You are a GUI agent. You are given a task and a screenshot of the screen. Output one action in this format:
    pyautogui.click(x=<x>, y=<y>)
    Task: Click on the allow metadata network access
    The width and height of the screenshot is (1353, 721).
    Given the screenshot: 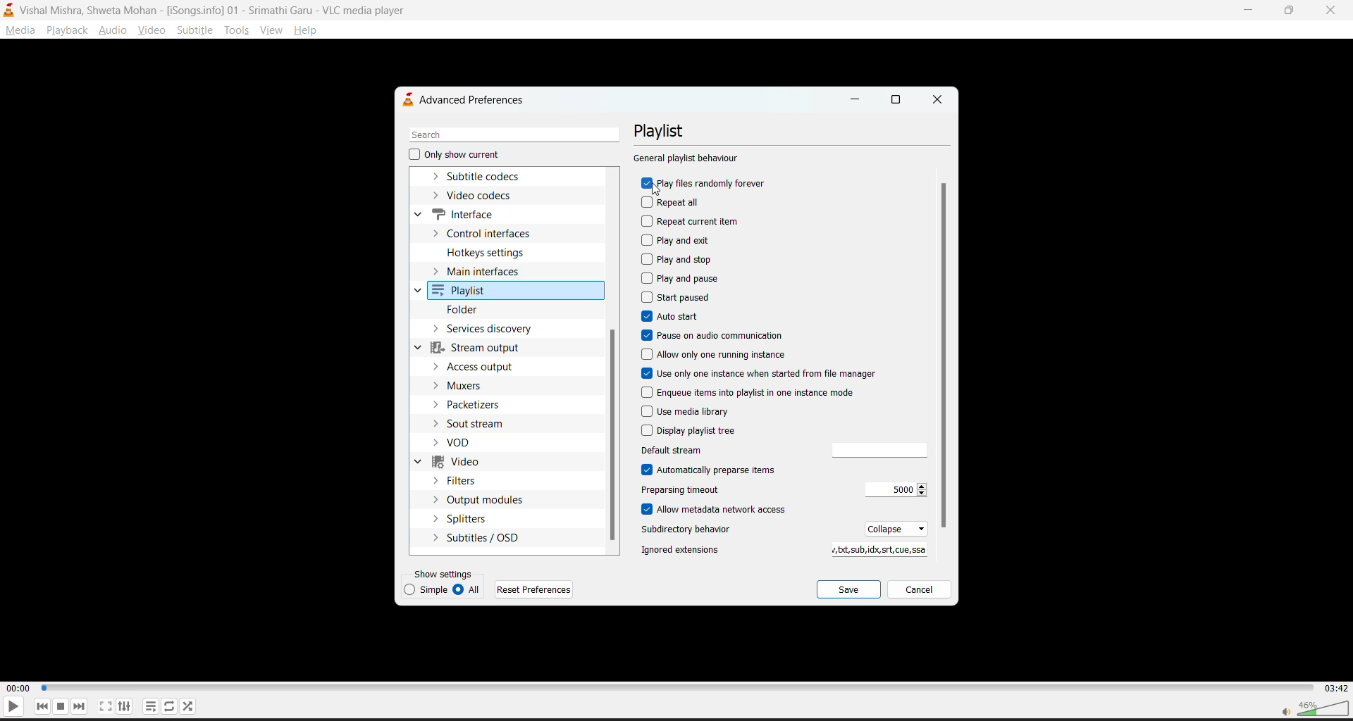 What is the action you would take?
    pyautogui.click(x=721, y=509)
    